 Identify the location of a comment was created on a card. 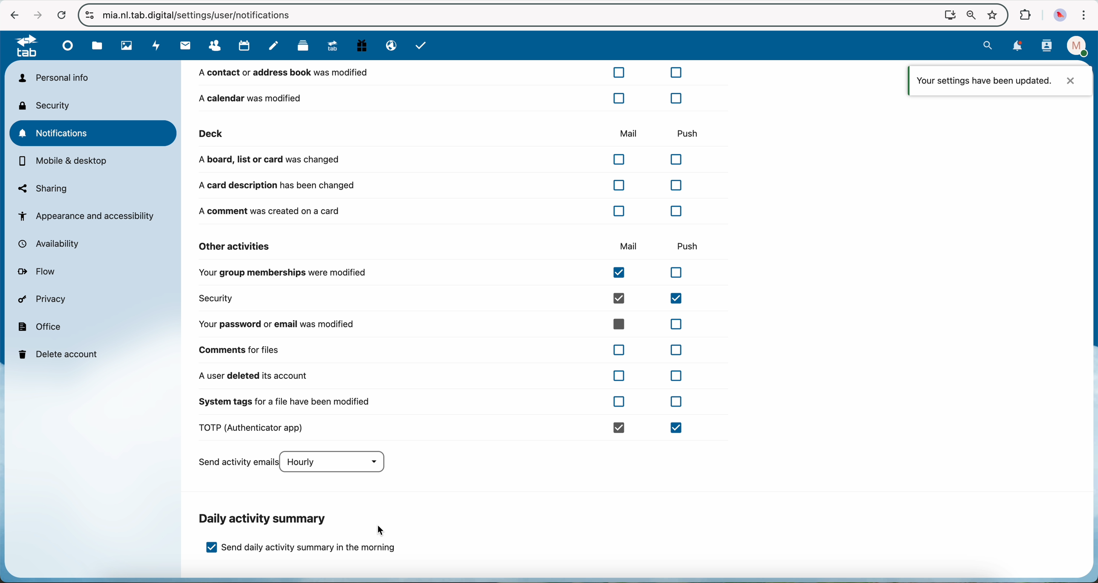
(444, 211).